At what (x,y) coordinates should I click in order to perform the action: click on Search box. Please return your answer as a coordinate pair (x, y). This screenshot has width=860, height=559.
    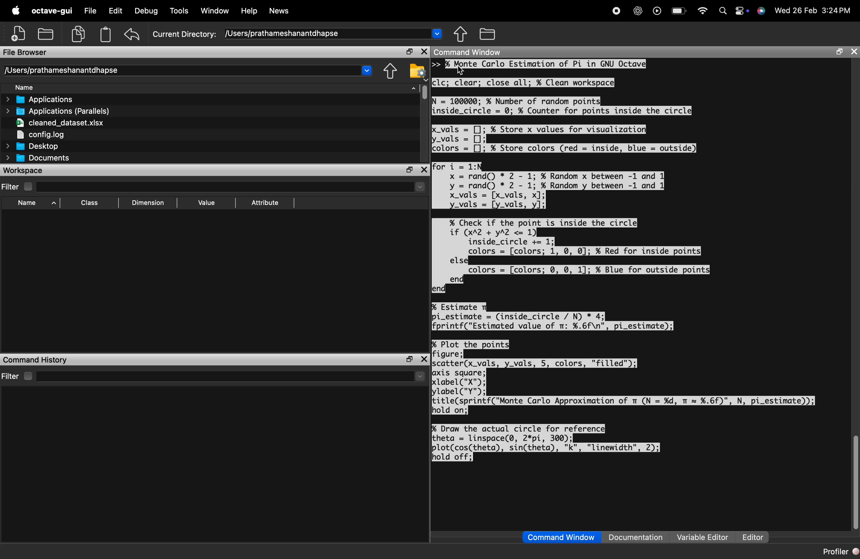
    Looking at the image, I should click on (222, 375).